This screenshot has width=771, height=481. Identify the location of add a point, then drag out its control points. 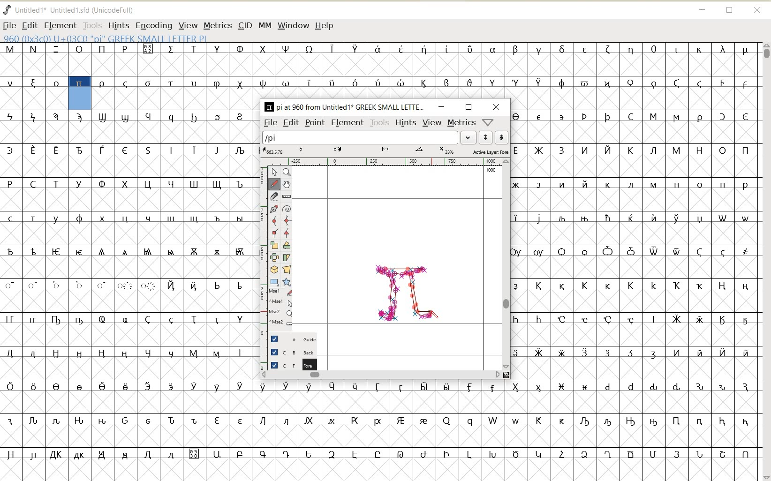
(274, 208).